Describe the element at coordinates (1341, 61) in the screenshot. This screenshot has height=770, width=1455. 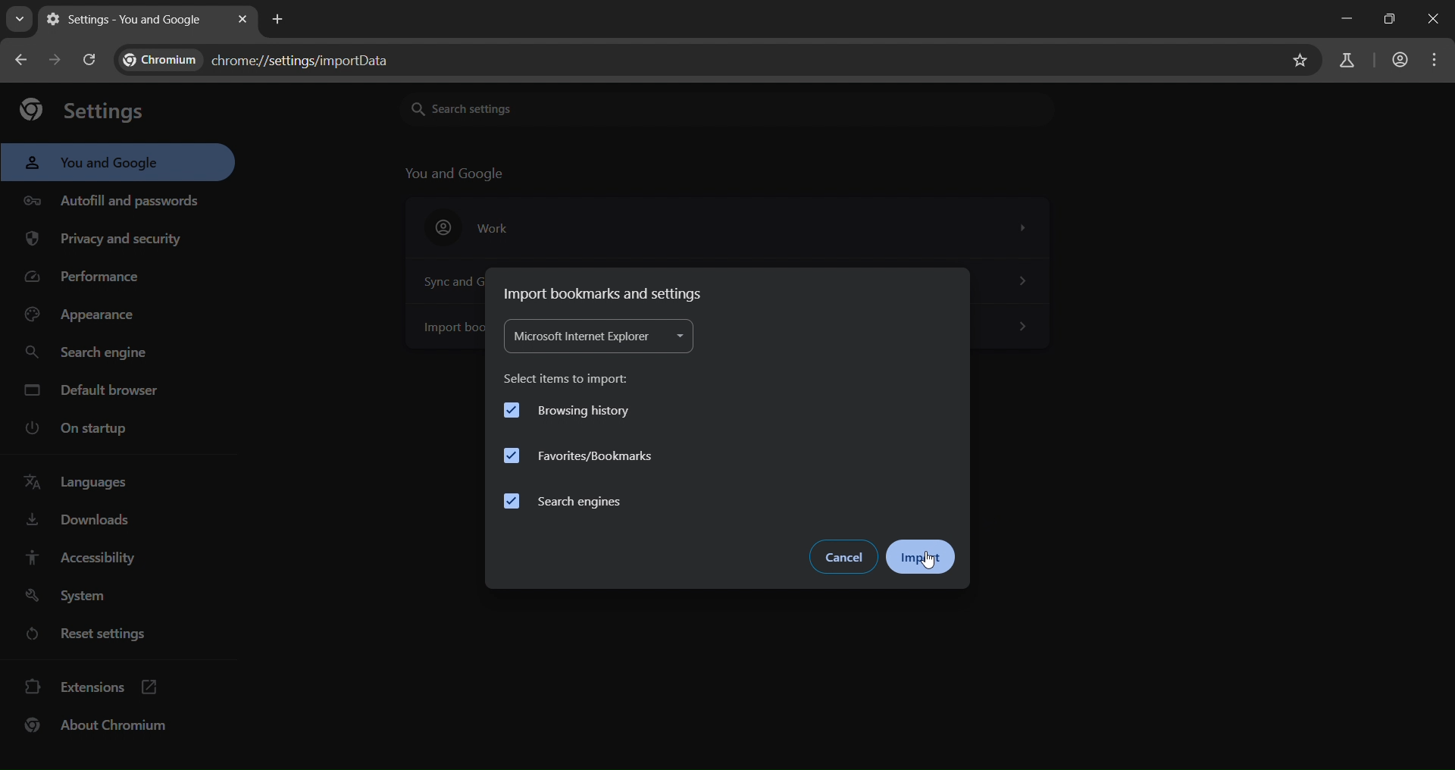
I see `search labs` at that location.